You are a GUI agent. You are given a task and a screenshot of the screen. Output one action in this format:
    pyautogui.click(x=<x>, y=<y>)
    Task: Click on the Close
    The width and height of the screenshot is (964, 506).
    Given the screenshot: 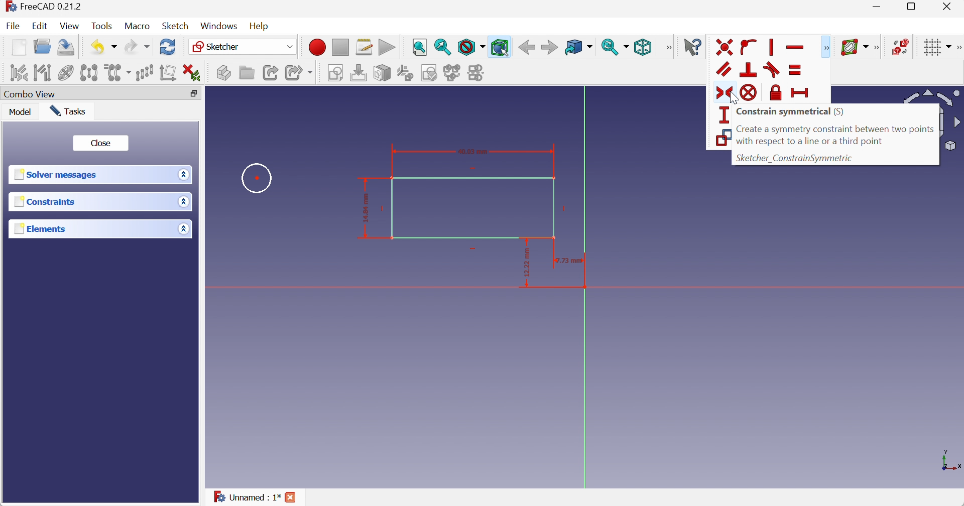 What is the action you would take?
    pyautogui.click(x=291, y=497)
    